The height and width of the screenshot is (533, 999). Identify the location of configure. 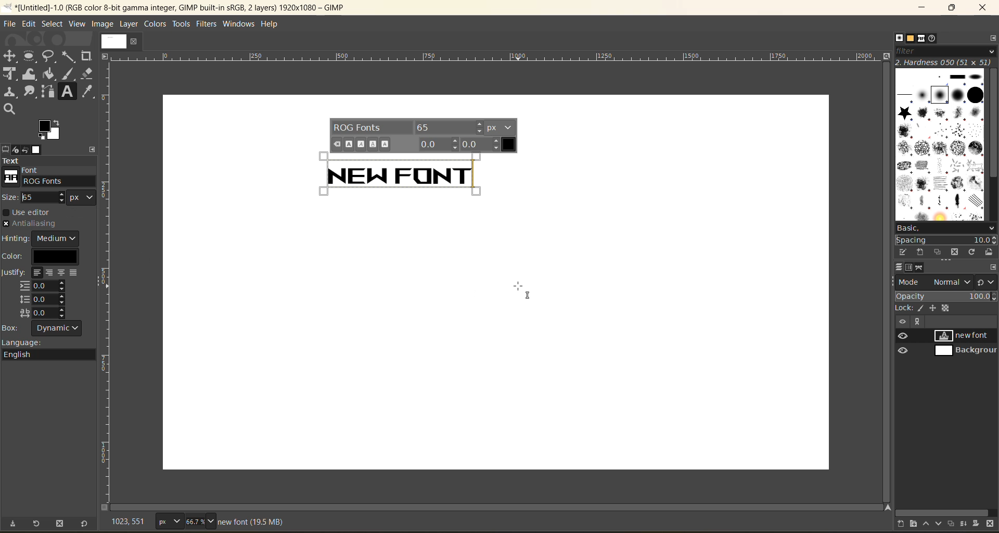
(993, 267).